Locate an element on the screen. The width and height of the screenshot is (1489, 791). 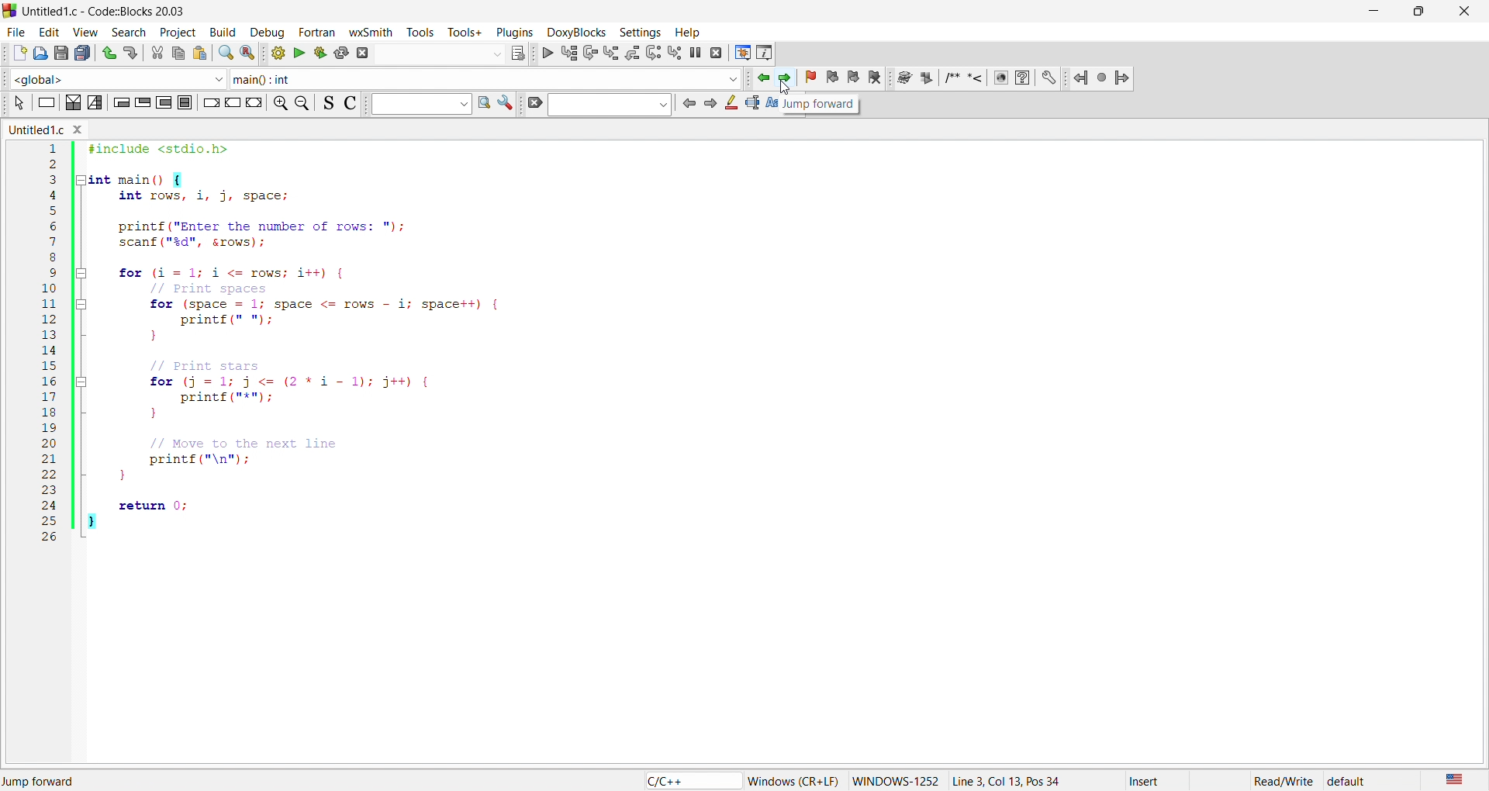
icon is located at coordinates (730, 104).